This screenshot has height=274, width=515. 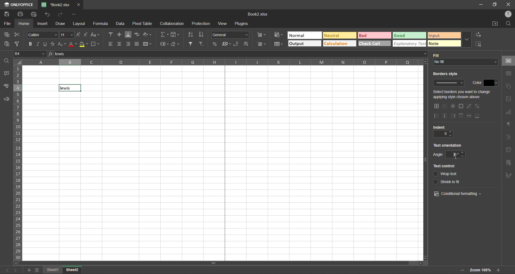 I want to click on sheet list, so click(x=37, y=270).